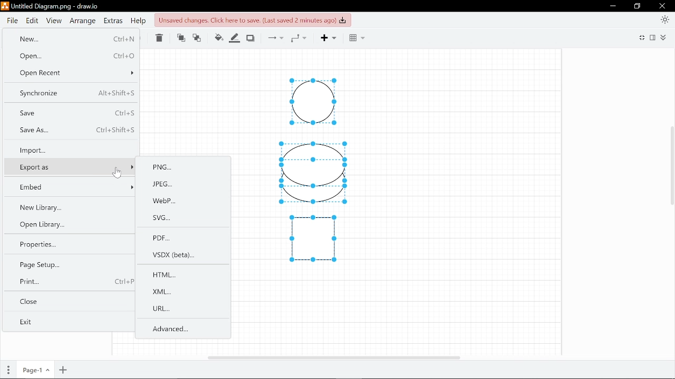  Describe the element at coordinates (51, 7) in the screenshot. I see `Current file - Untitled Diagram.png - draw.io` at that location.